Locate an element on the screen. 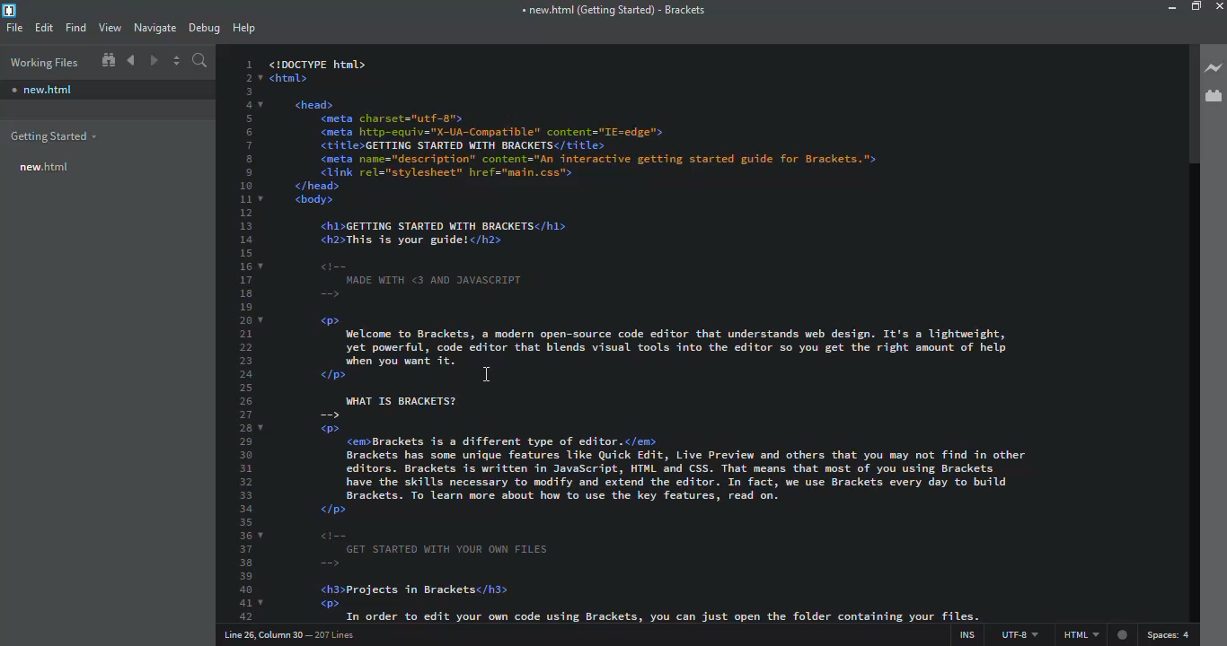 The image size is (1227, 646). ins is located at coordinates (966, 633).